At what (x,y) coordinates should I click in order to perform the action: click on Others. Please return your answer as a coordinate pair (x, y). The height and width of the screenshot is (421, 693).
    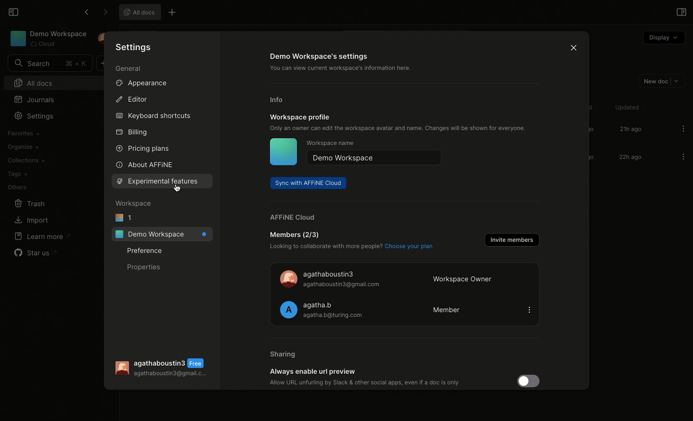
    Looking at the image, I should click on (17, 187).